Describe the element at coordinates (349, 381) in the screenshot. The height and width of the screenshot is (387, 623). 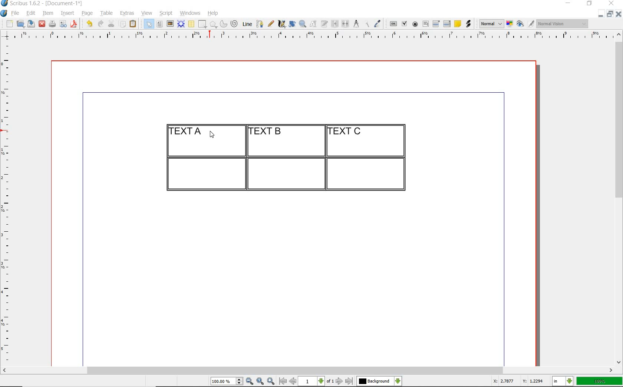
I see `go to last page` at that location.